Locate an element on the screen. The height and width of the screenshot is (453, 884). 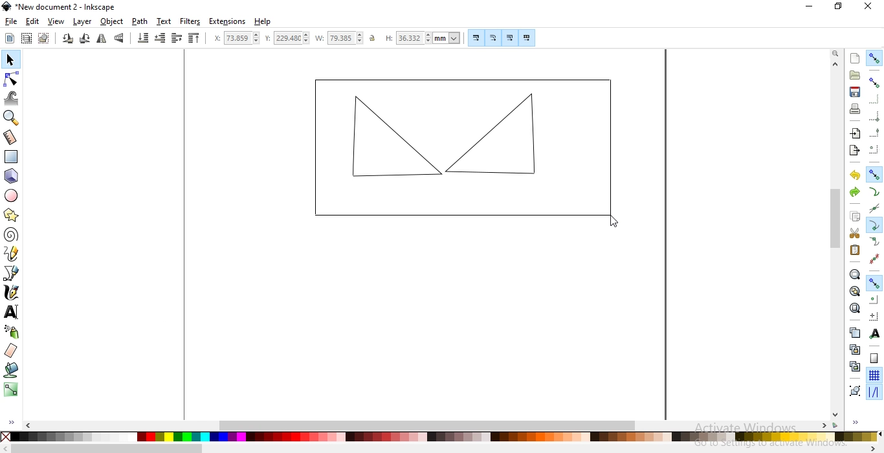
fill bounded areas is located at coordinates (11, 371).